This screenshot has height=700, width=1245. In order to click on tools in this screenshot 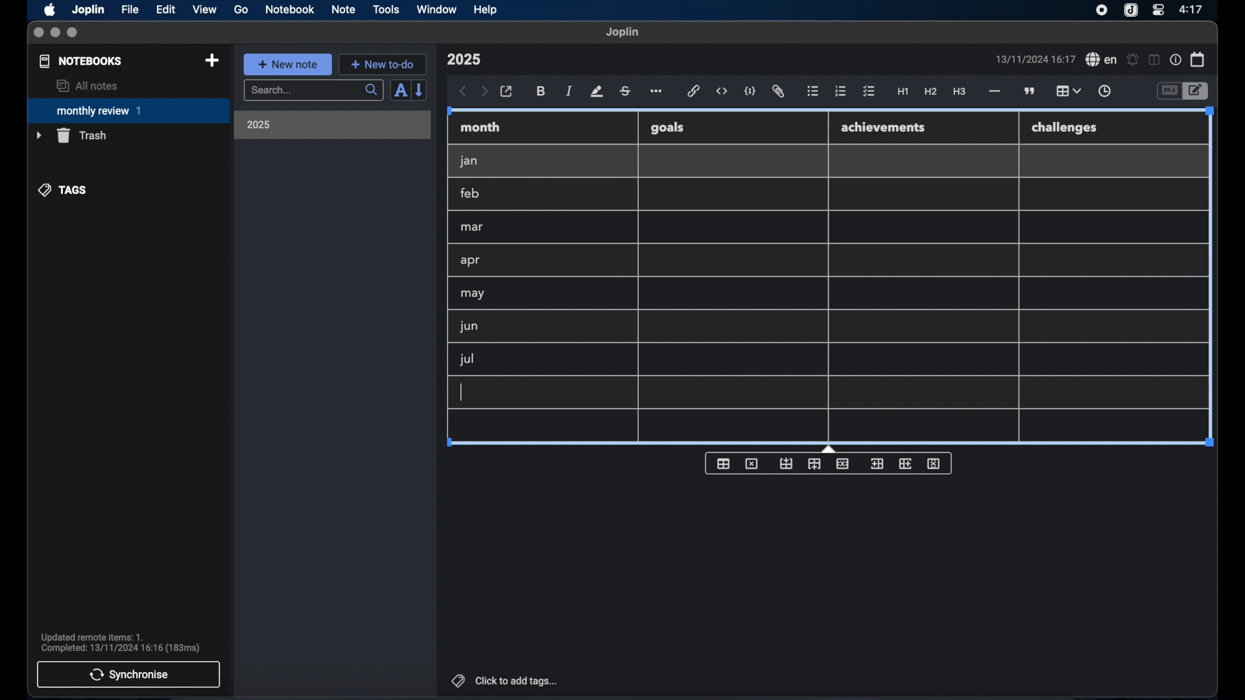, I will do `click(386, 9)`.